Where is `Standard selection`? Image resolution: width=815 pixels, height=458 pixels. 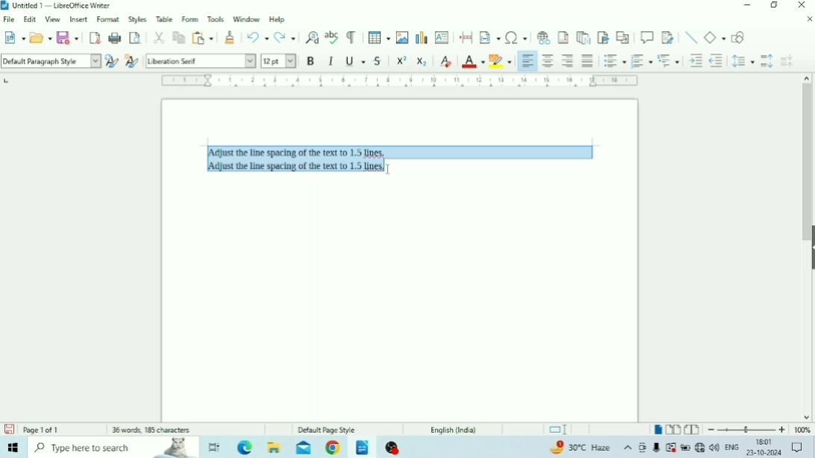 Standard selection is located at coordinates (560, 430).